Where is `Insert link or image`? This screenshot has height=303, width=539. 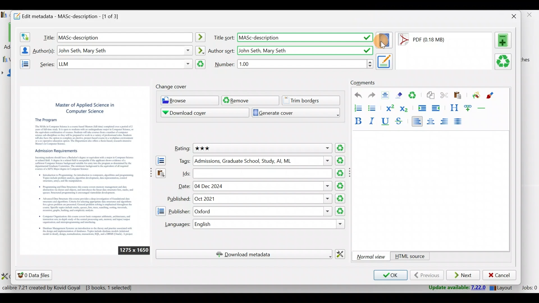
Insert link or image is located at coordinates (469, 108).